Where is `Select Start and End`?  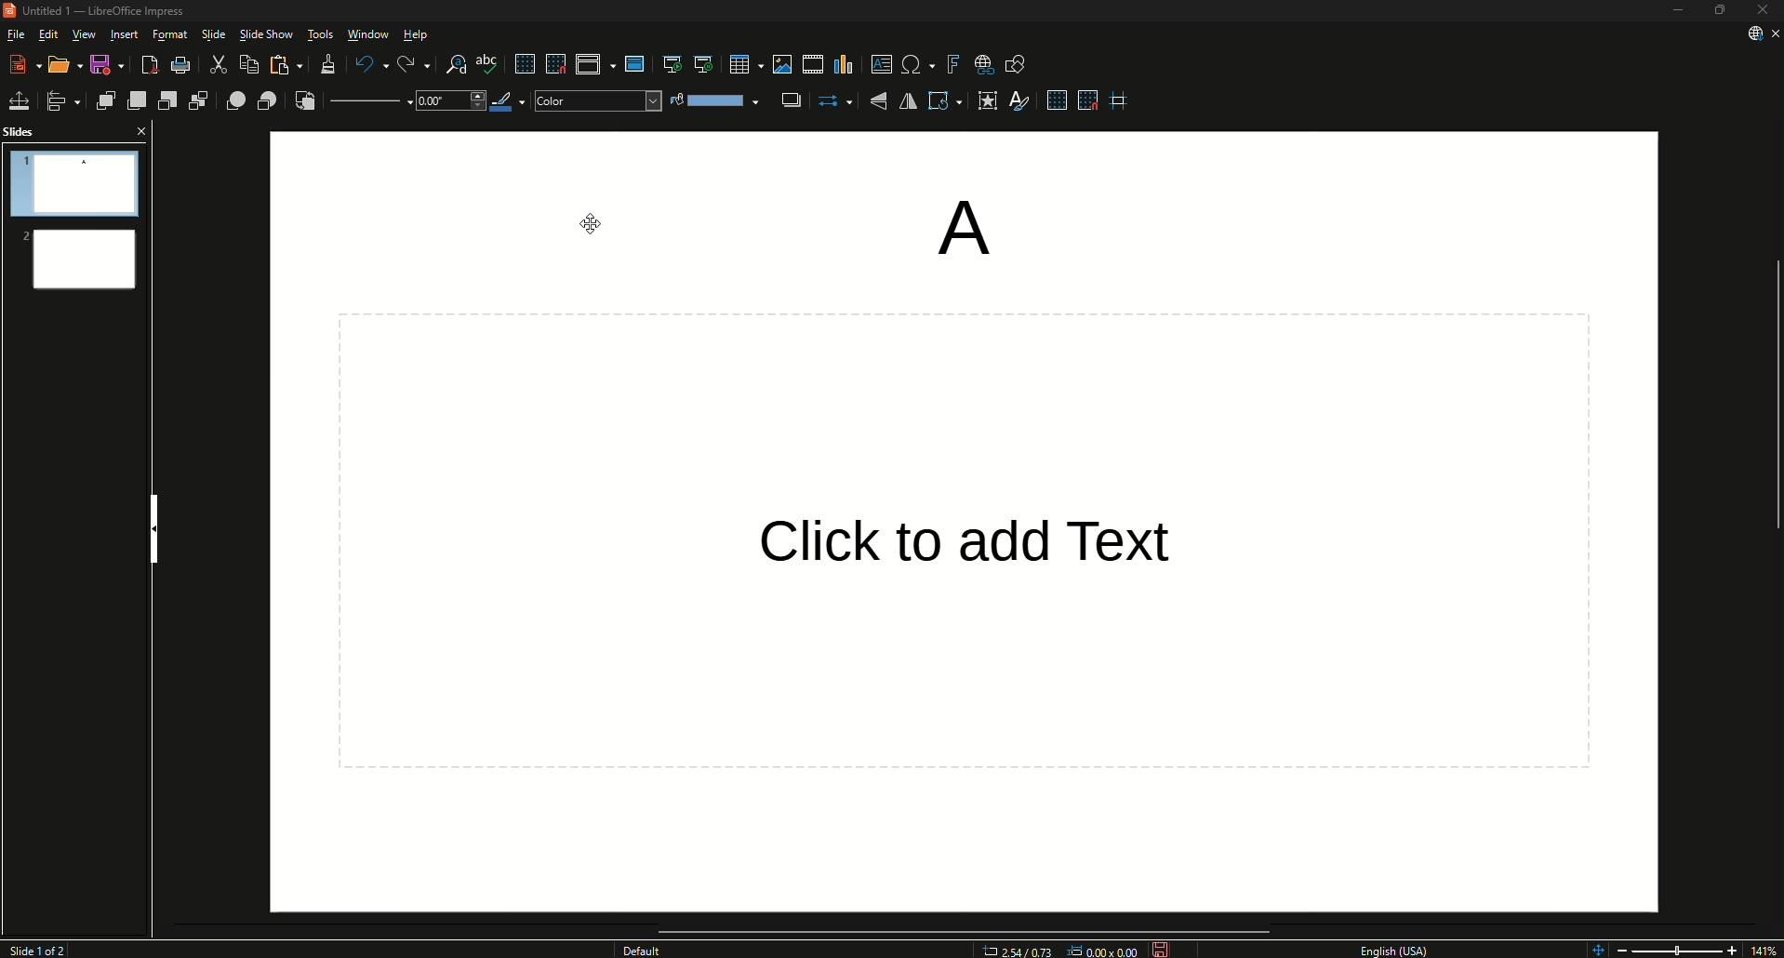
Select Start and End is located at coordinates (835, 103).